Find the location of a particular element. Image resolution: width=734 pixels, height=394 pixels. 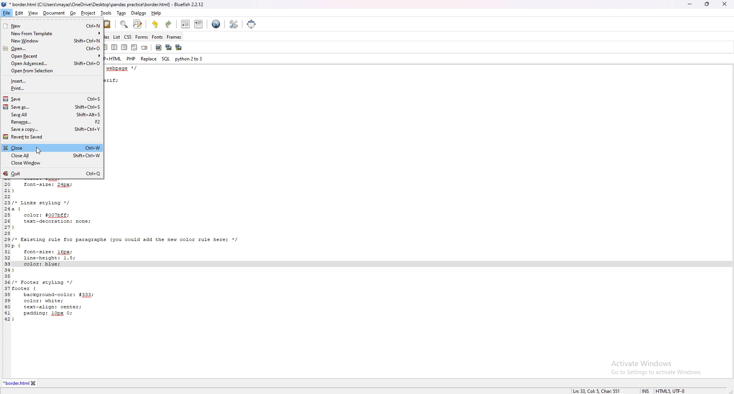

save as is located at coordinates (52, 107).